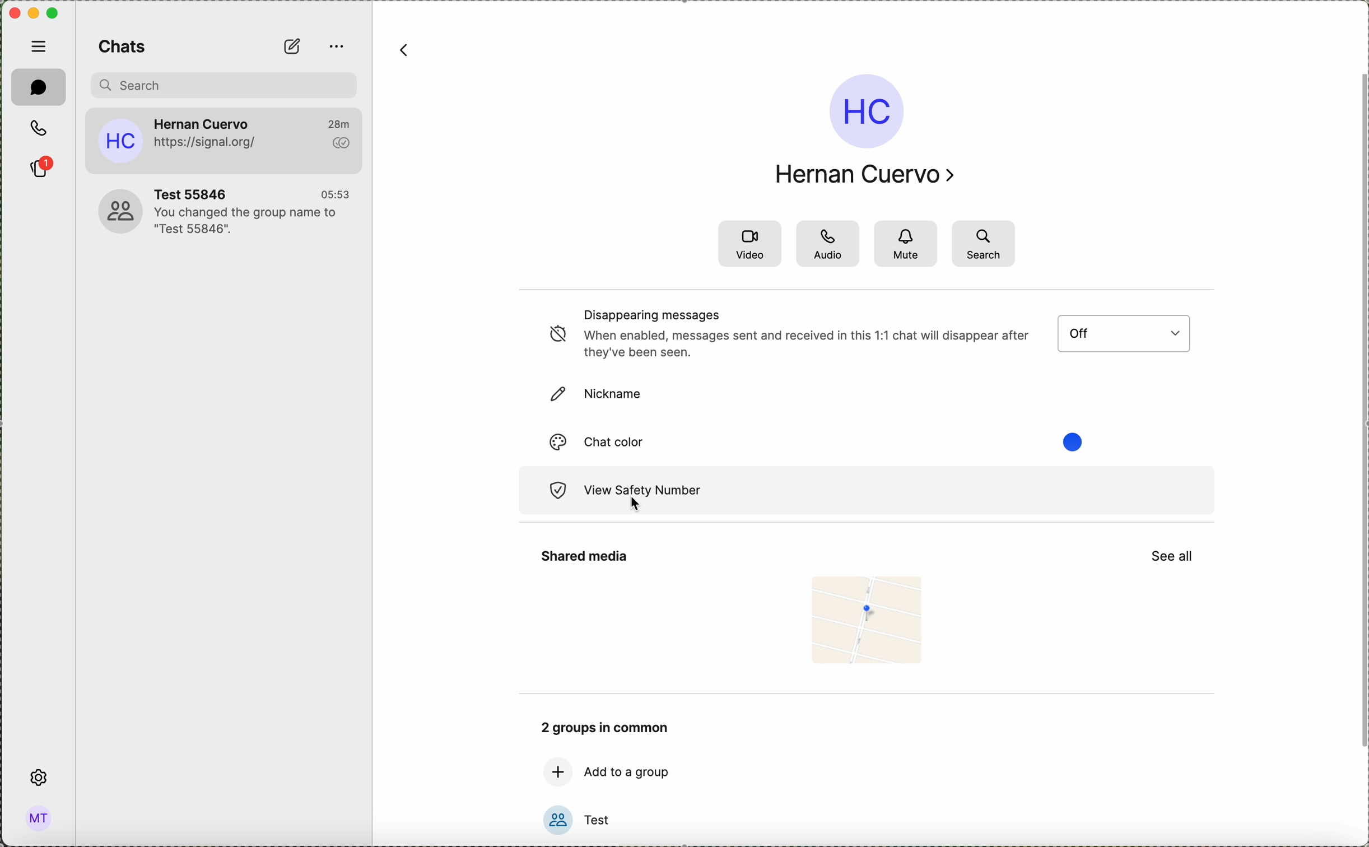 This screenshot has height=847, width=1369. What do you see at coordinates (343, 122) in the screenshot?
I see `28m` at bounding box center [343, 122].